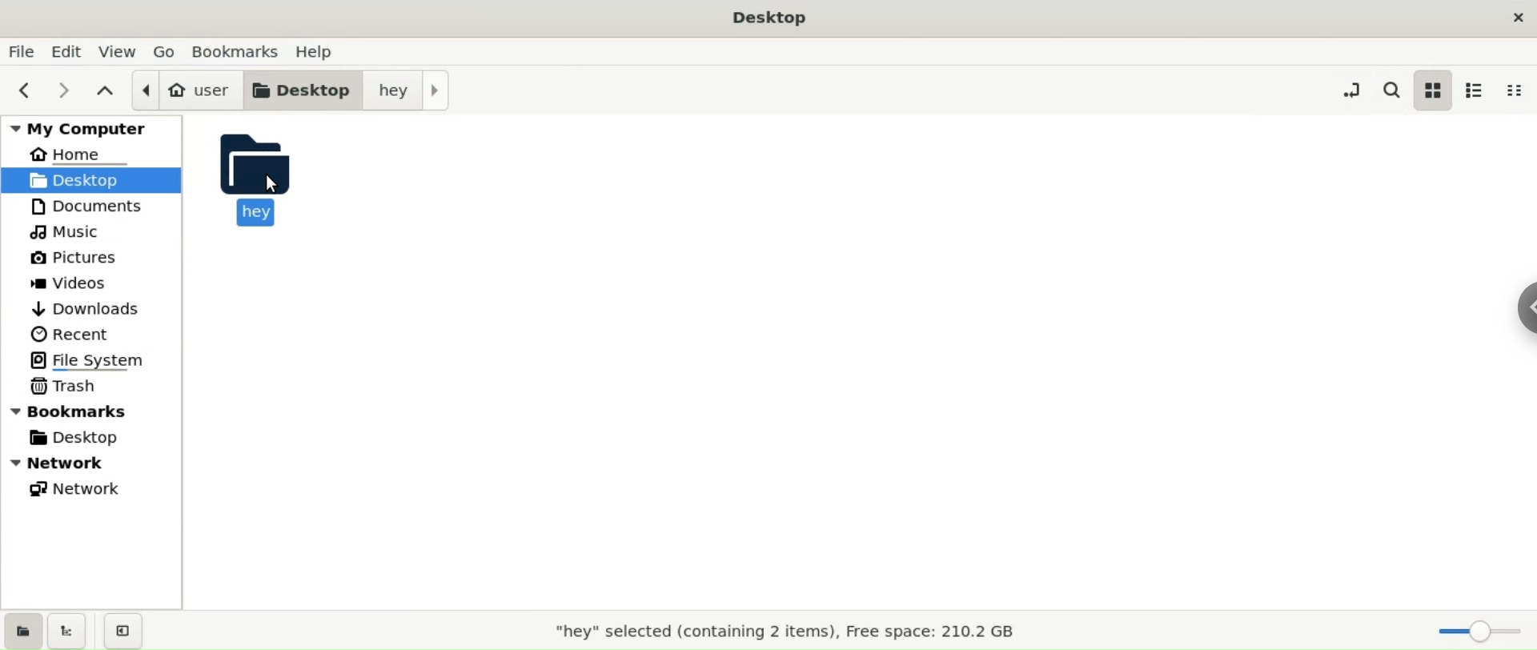 The height and width of the screenshot is (650, 1537). Describe the element at coordinates (108, 93) in the screenshot. I see `parent folders` at that location.